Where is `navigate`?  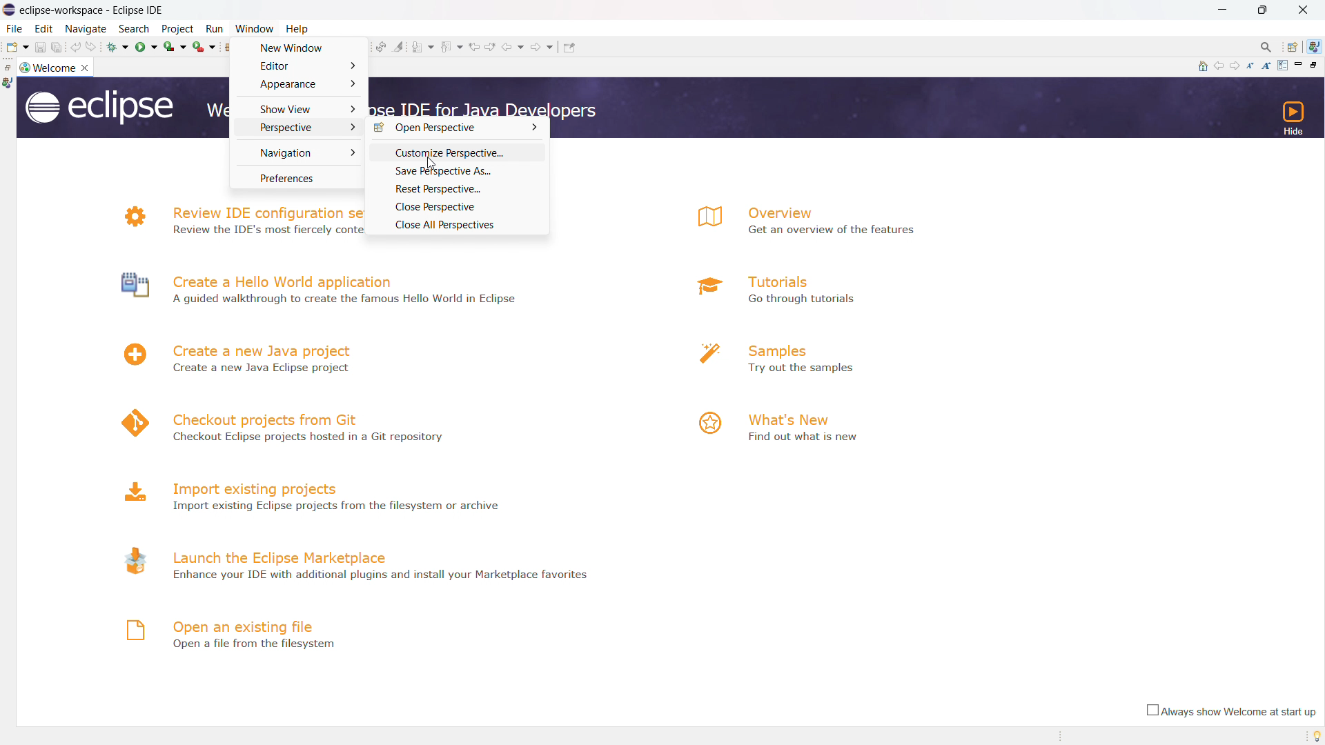 navigate is located at coordinates (86, 29).